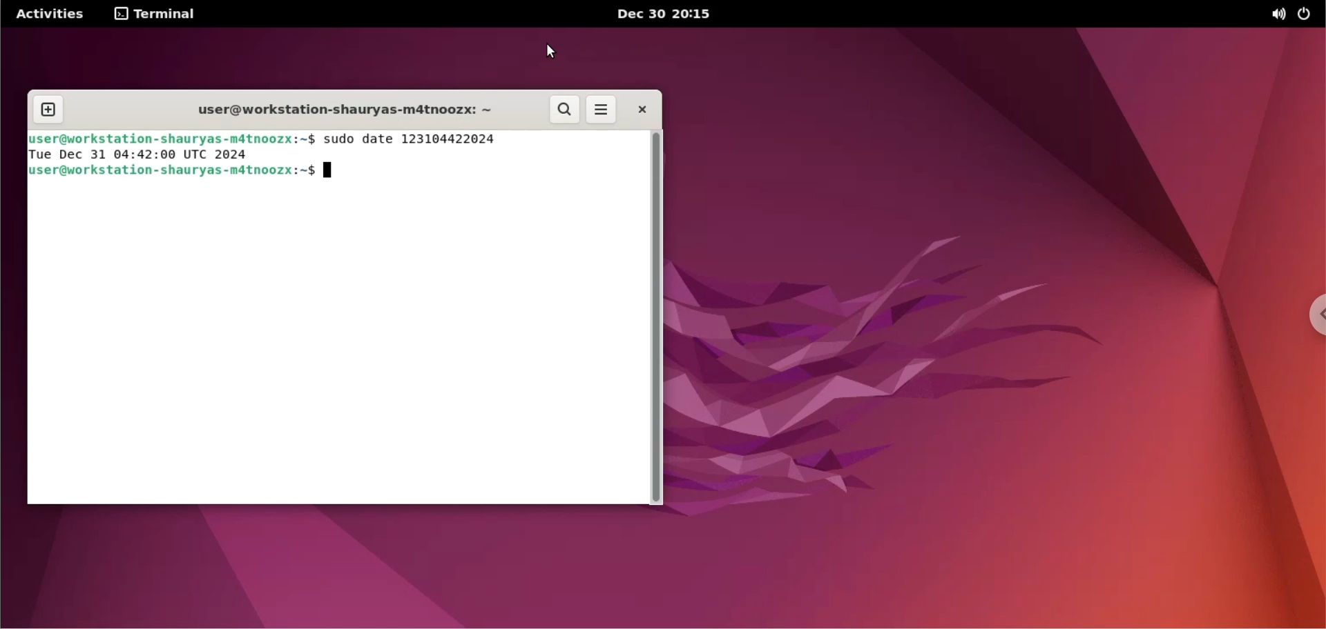 Image resolution: width=1326 pixels, height=629 pixels. What do you see at coordinates (347, 109) in the screenshot?
I see `workstation name` at bounding box center [347, 109].